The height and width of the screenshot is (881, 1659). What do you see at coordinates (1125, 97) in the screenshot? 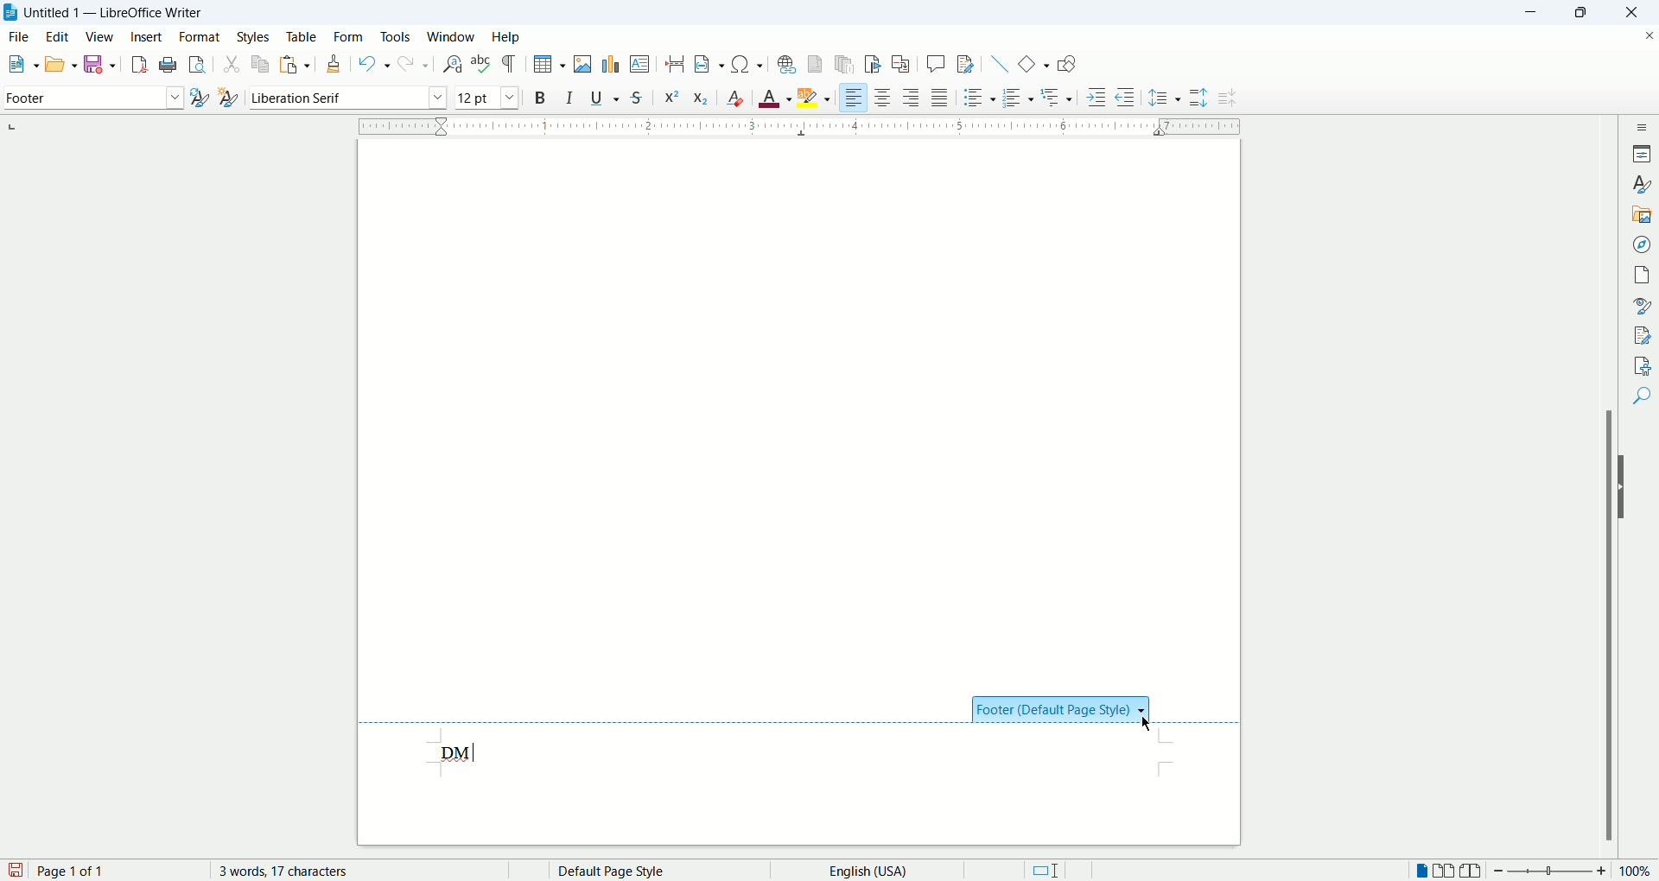
I see `decrease indent` at bounding box center [1125, 97].